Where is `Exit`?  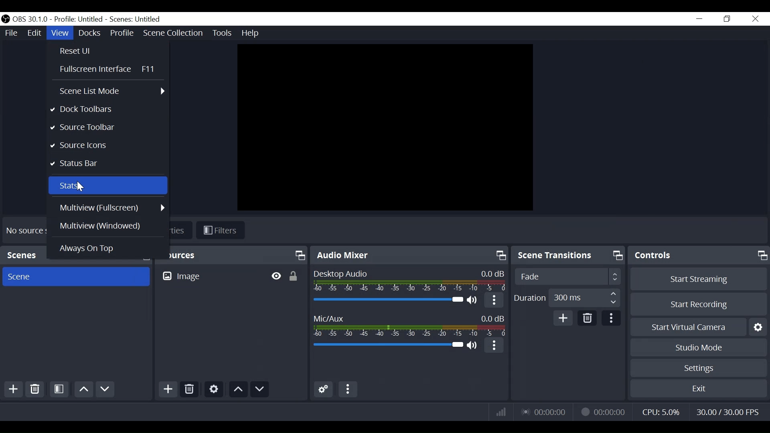
Exit is located at coordinates (698, 389).